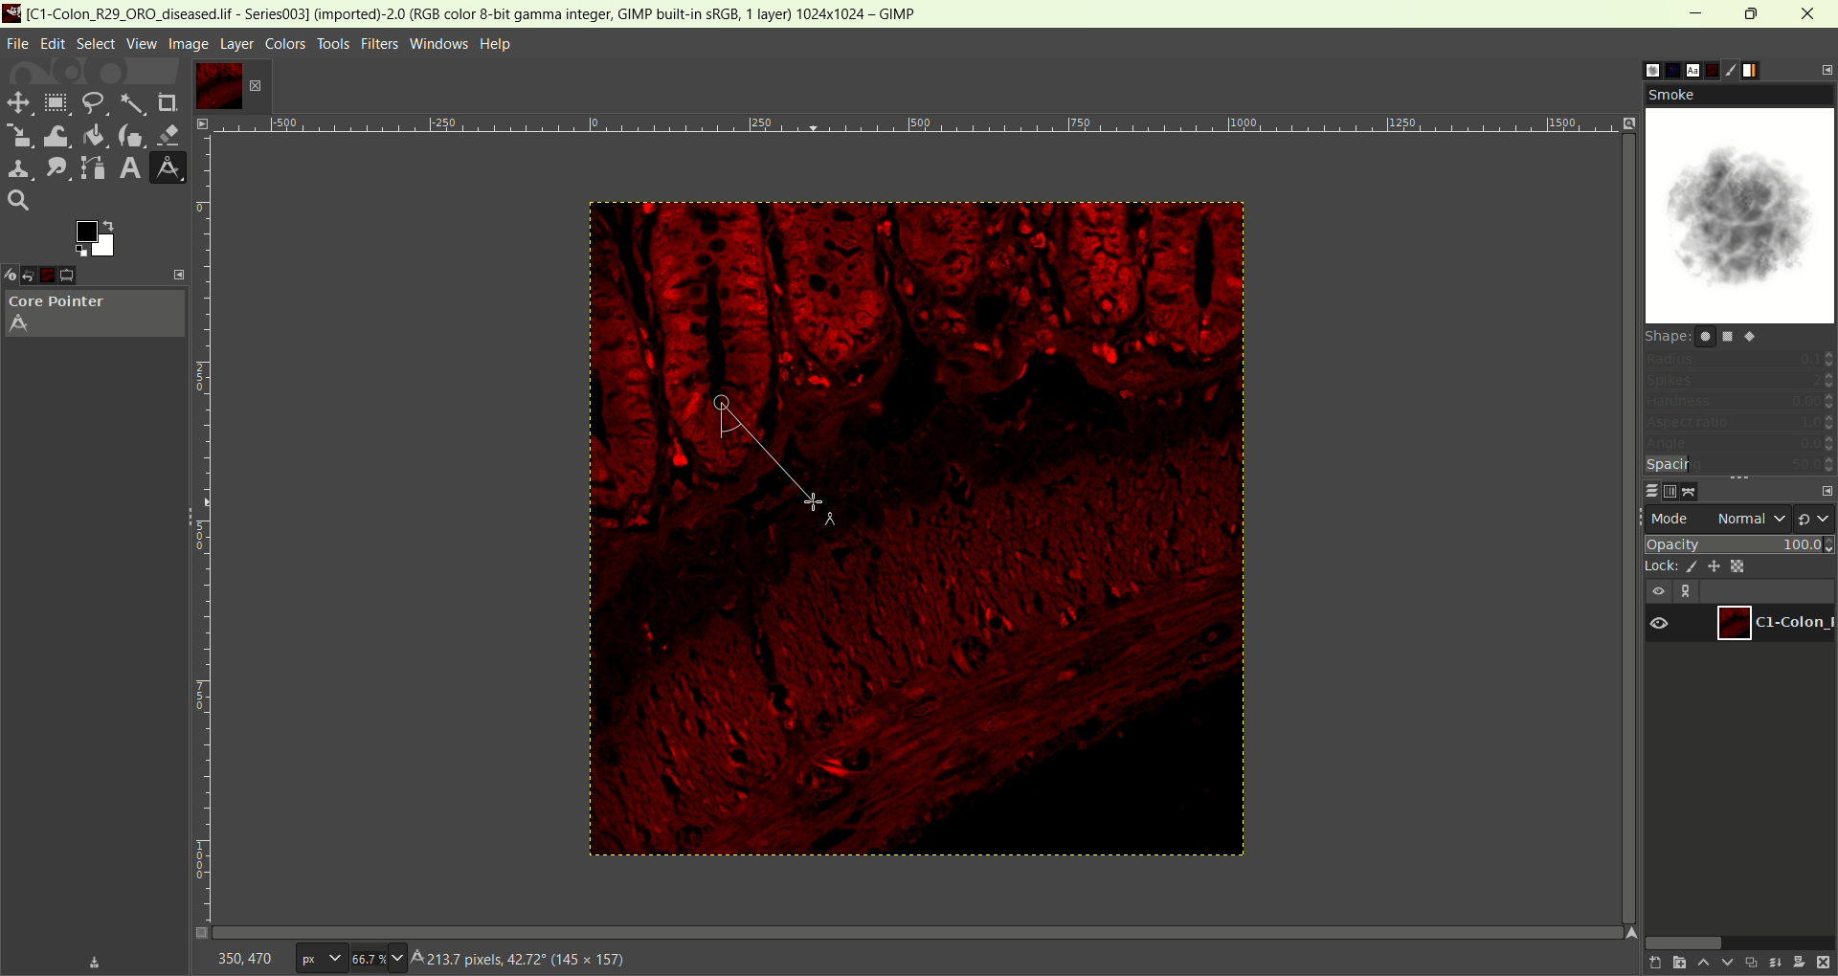  I want to click on file, so click(18, 45).